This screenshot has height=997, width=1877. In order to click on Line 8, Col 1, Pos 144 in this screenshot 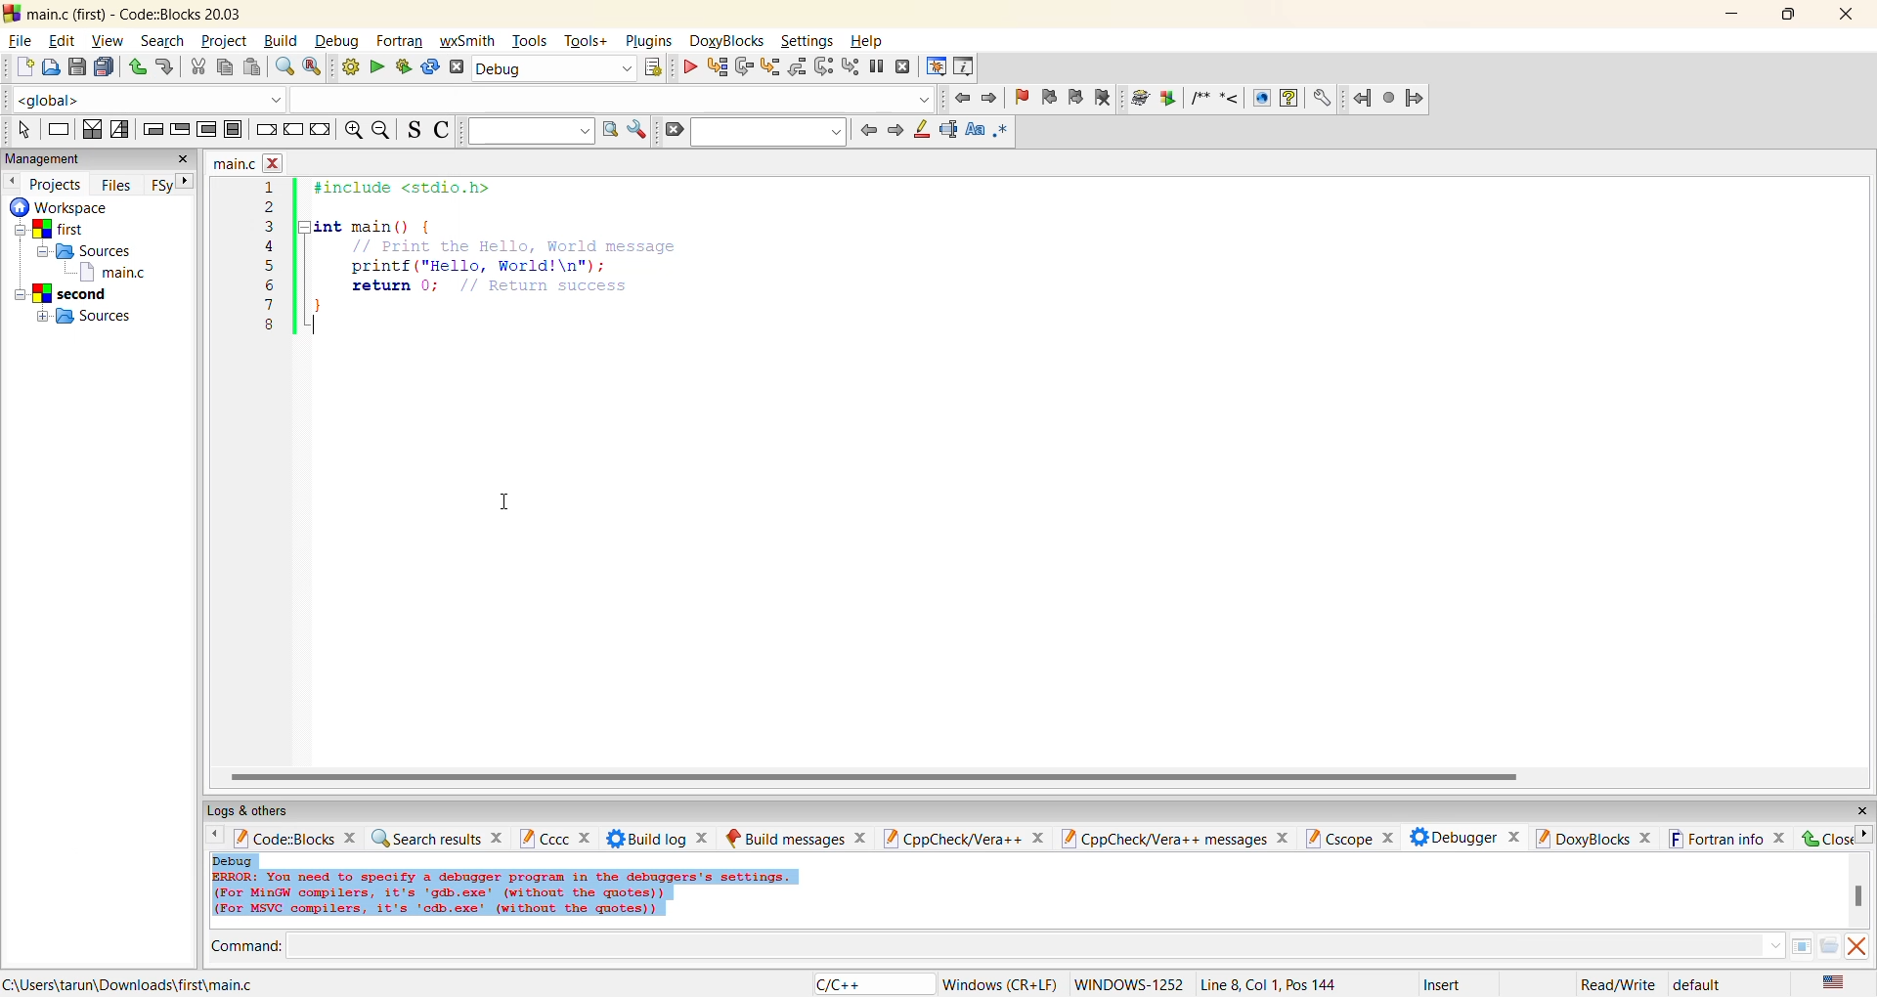, I will do `click(1267, 984)`.